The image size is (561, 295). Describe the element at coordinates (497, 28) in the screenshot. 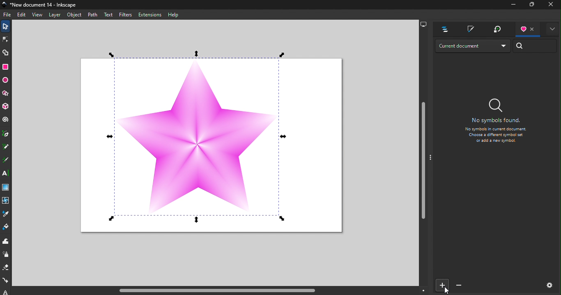

I see `Transform` at that location.